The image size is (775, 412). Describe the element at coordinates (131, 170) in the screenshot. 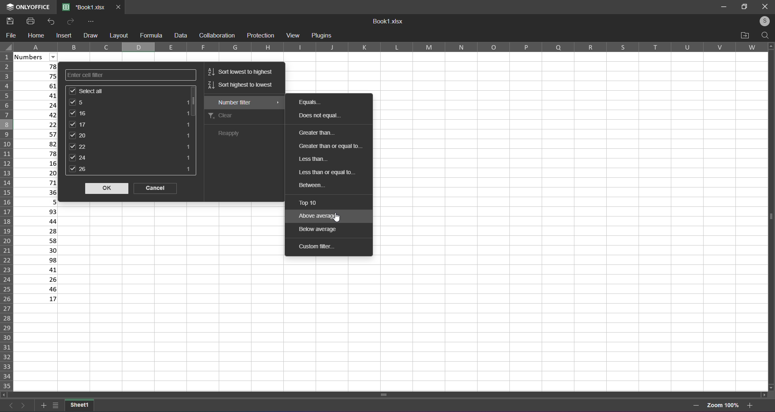

I see `26` at that location.